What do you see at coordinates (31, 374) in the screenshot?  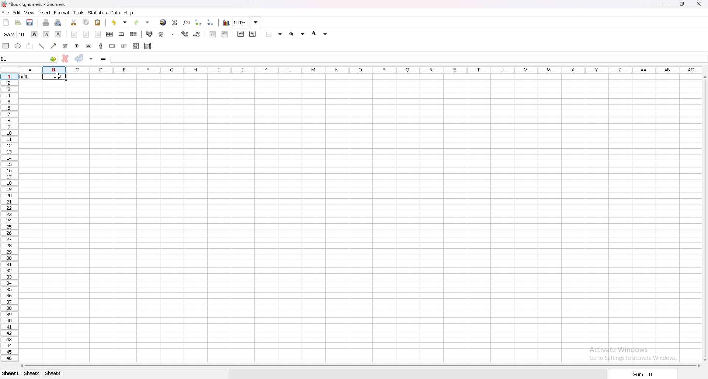 I see `tab` at bounding box center [31, 374].